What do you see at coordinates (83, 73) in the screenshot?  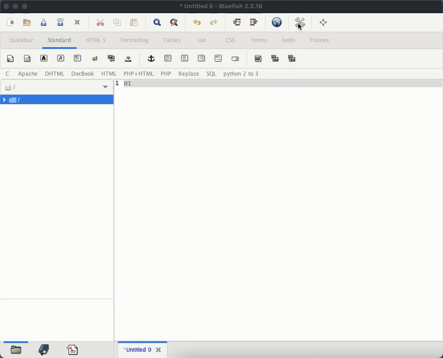 I see `DocBook` at bounding box center [83, 73].